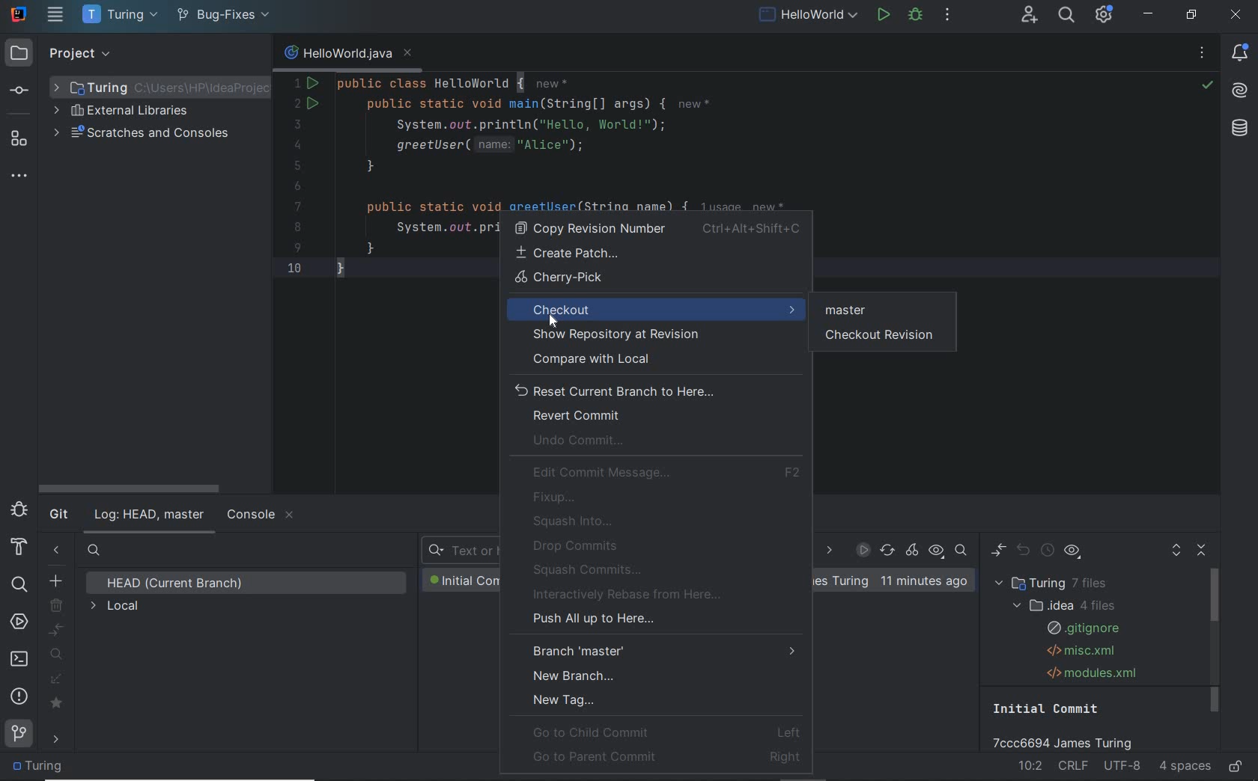 This screenshot has height=781, width=1258. What do you see at coordinates (1123, 767) in the screenshot?
I see `file encoding` at bounding box center [1123, 767].